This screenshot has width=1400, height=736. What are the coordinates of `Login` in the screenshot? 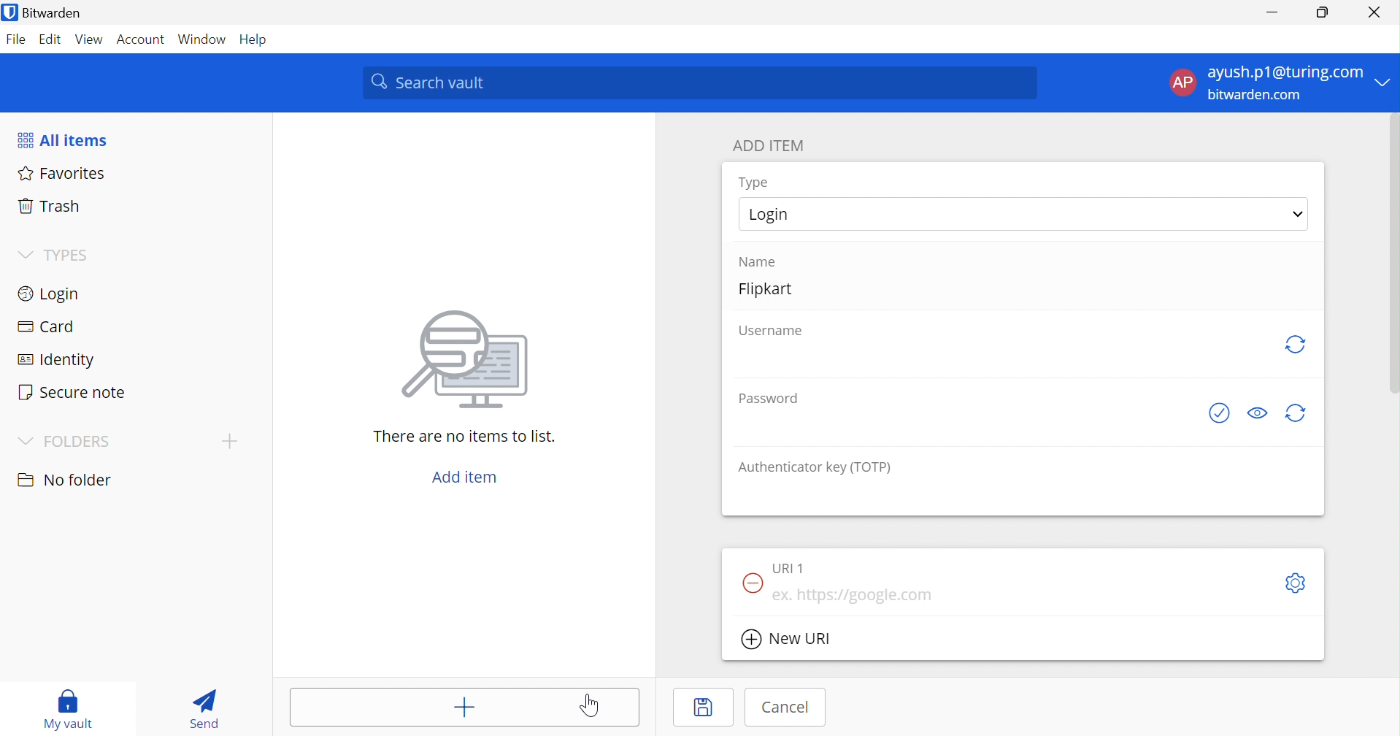 It's located at (52, 296).